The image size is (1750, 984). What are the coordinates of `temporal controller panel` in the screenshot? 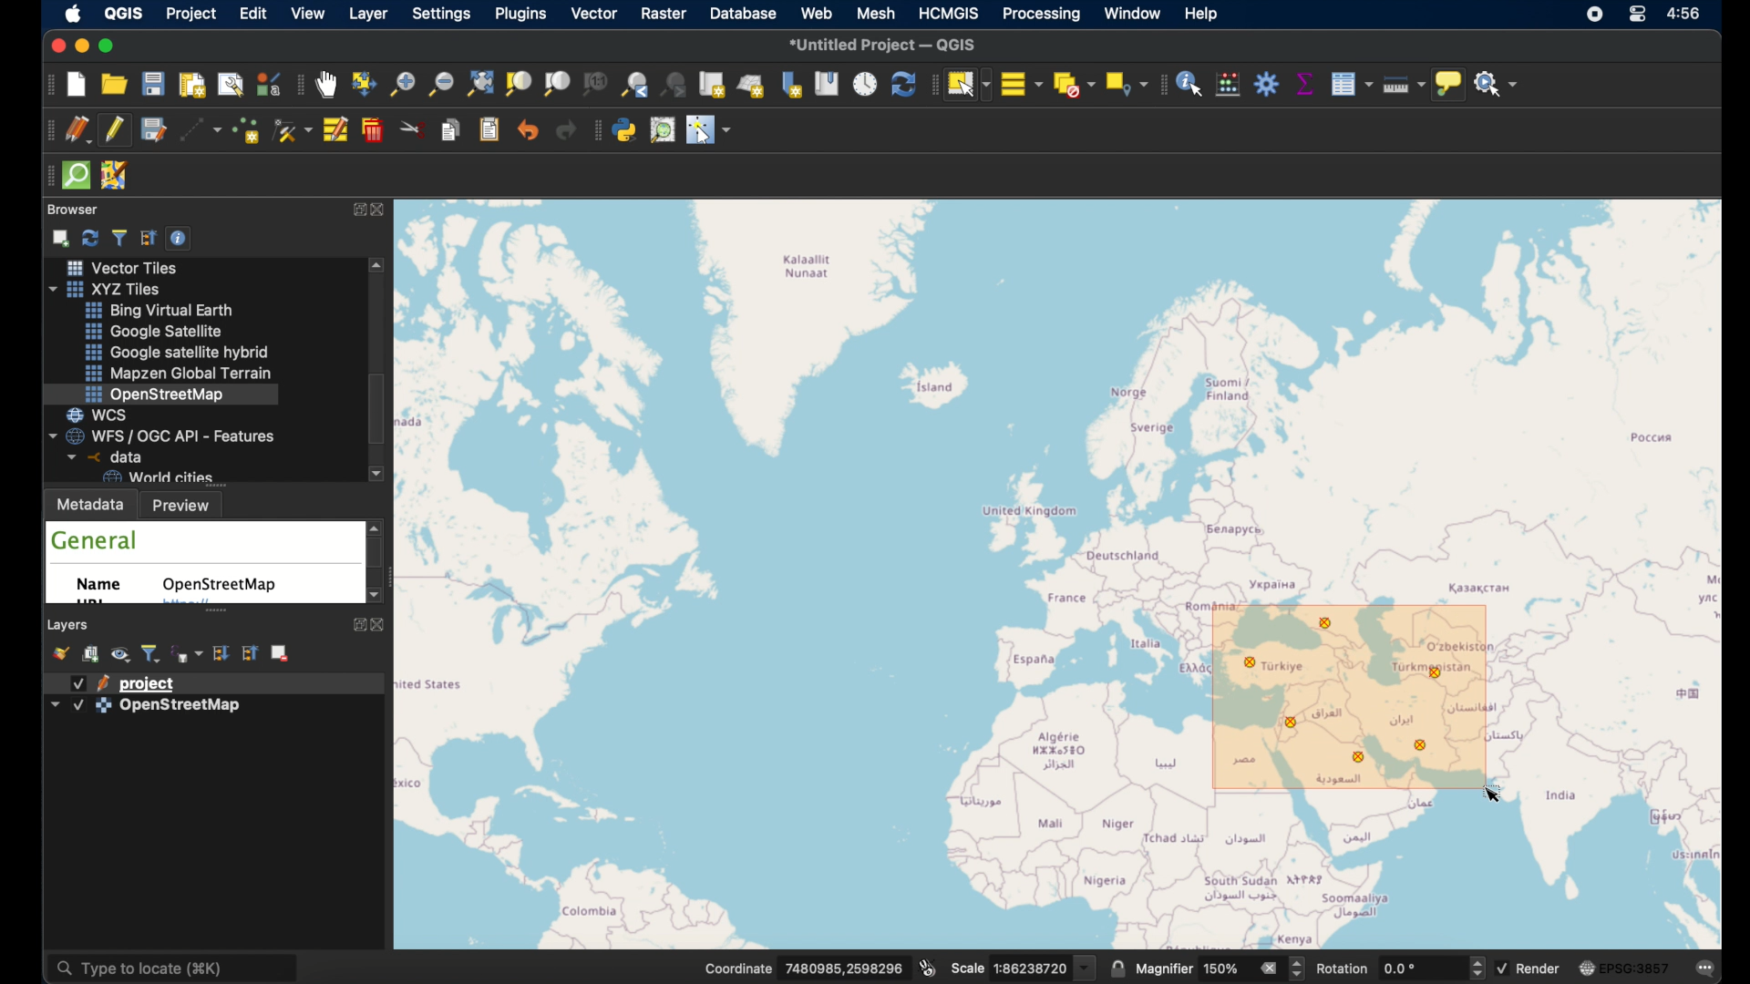 It's located at (865, 83).